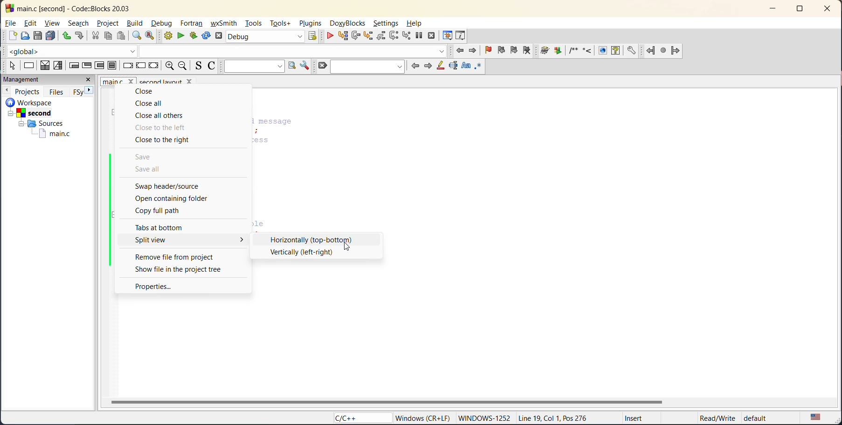 The image size is (842, 425). Describe the element at coordinates (28, 90) in the screenshot. I see `projects` at that location.